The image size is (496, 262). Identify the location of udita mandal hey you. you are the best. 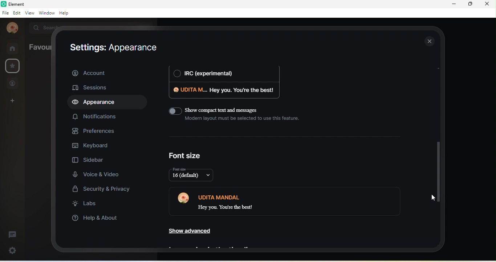
(267, 201).